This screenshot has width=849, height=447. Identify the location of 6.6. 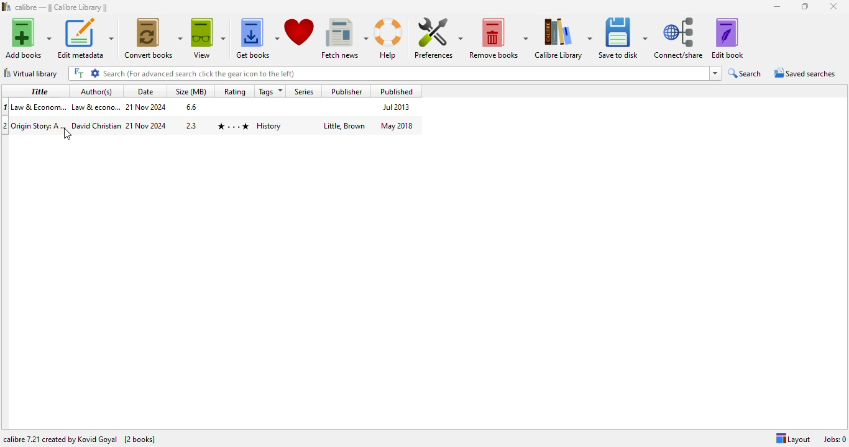
(190, 106).